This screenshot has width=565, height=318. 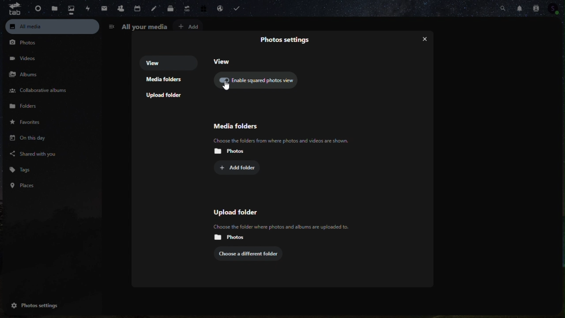 What do you see at coordinates (204, 8) in the screenshot?
I see `free trial` at bounding box center [204, 8].